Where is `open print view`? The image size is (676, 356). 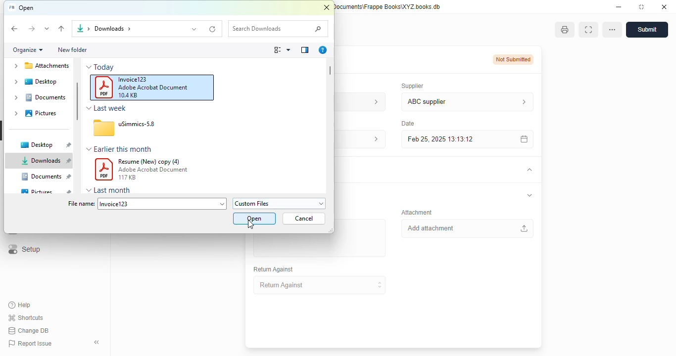
open print view is located at coordinates (565, 30).